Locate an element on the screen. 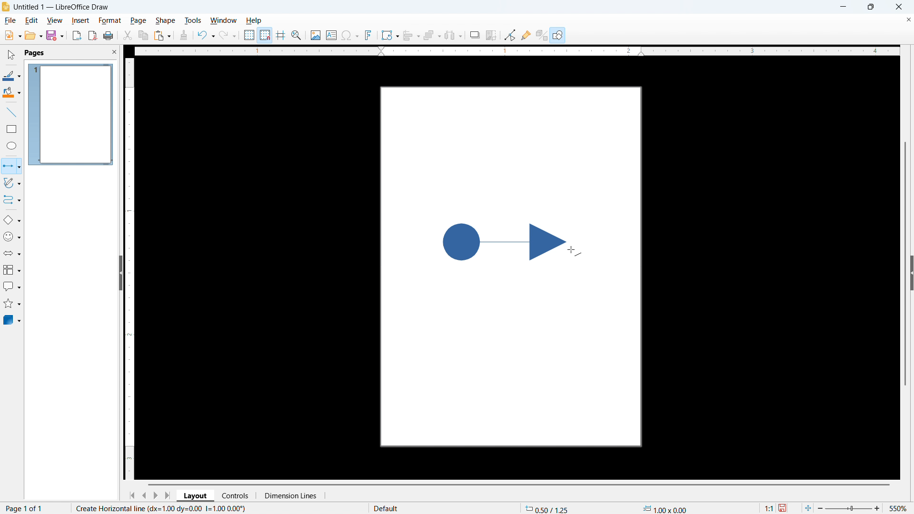 The image size is (914, 514). Line  is located at coordinates (12, 113).